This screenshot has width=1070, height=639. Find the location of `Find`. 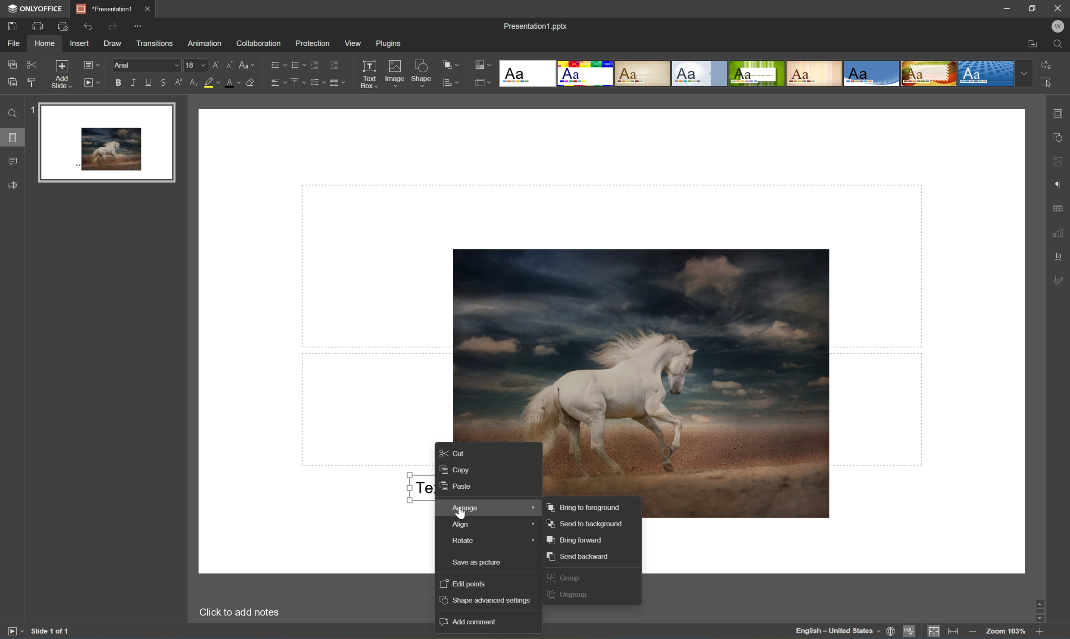

Find is located at coordinates (13, 114).